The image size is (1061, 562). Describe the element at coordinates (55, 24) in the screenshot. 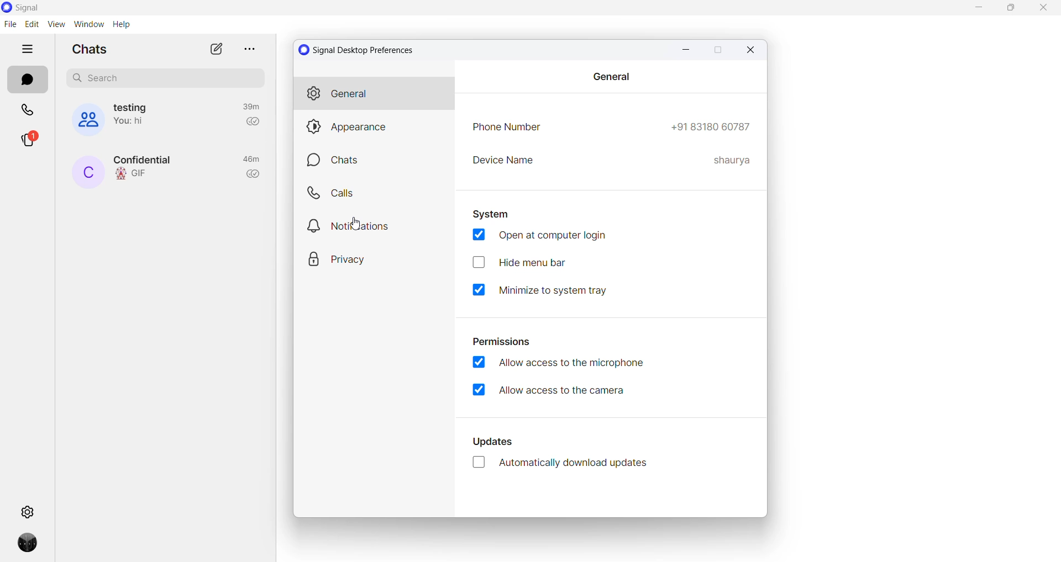

I see `view` at that location.